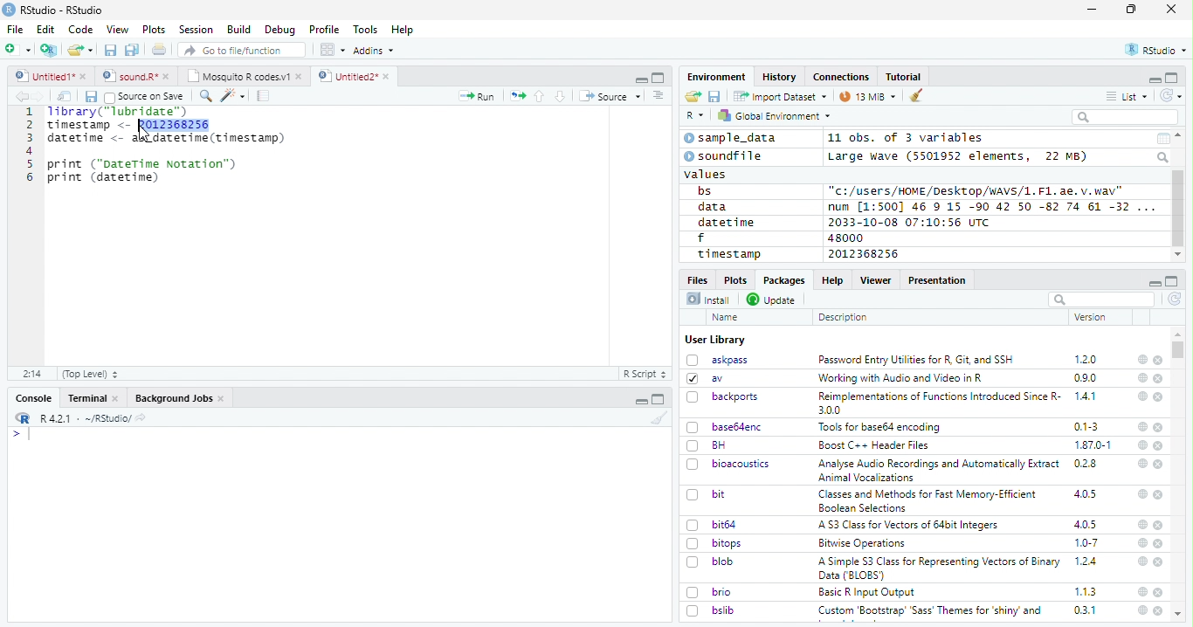  I want to click on RStudio - RStudio, so click(62, 10).